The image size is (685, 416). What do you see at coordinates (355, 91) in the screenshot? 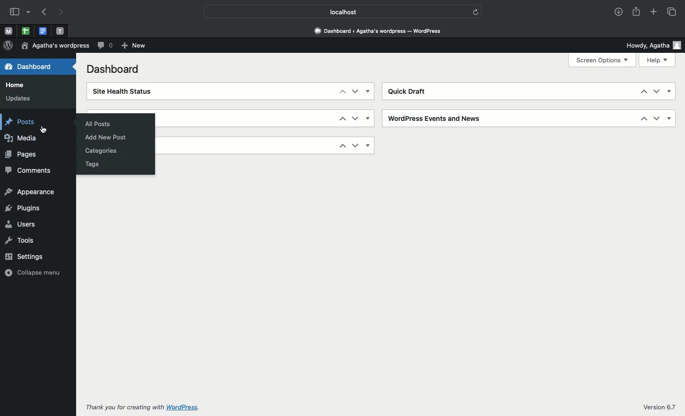
I see `Down` at bounding box center [355, 91].